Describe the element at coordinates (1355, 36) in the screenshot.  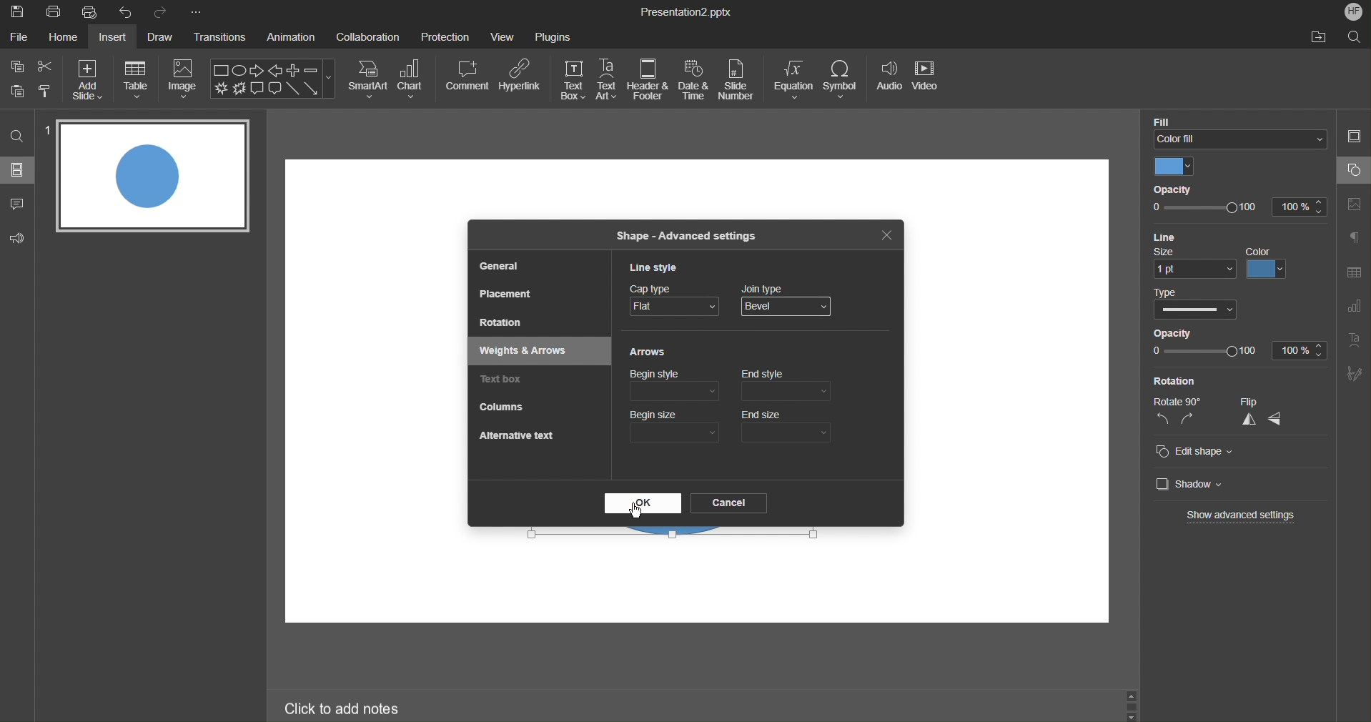
I see `Search` at that location.